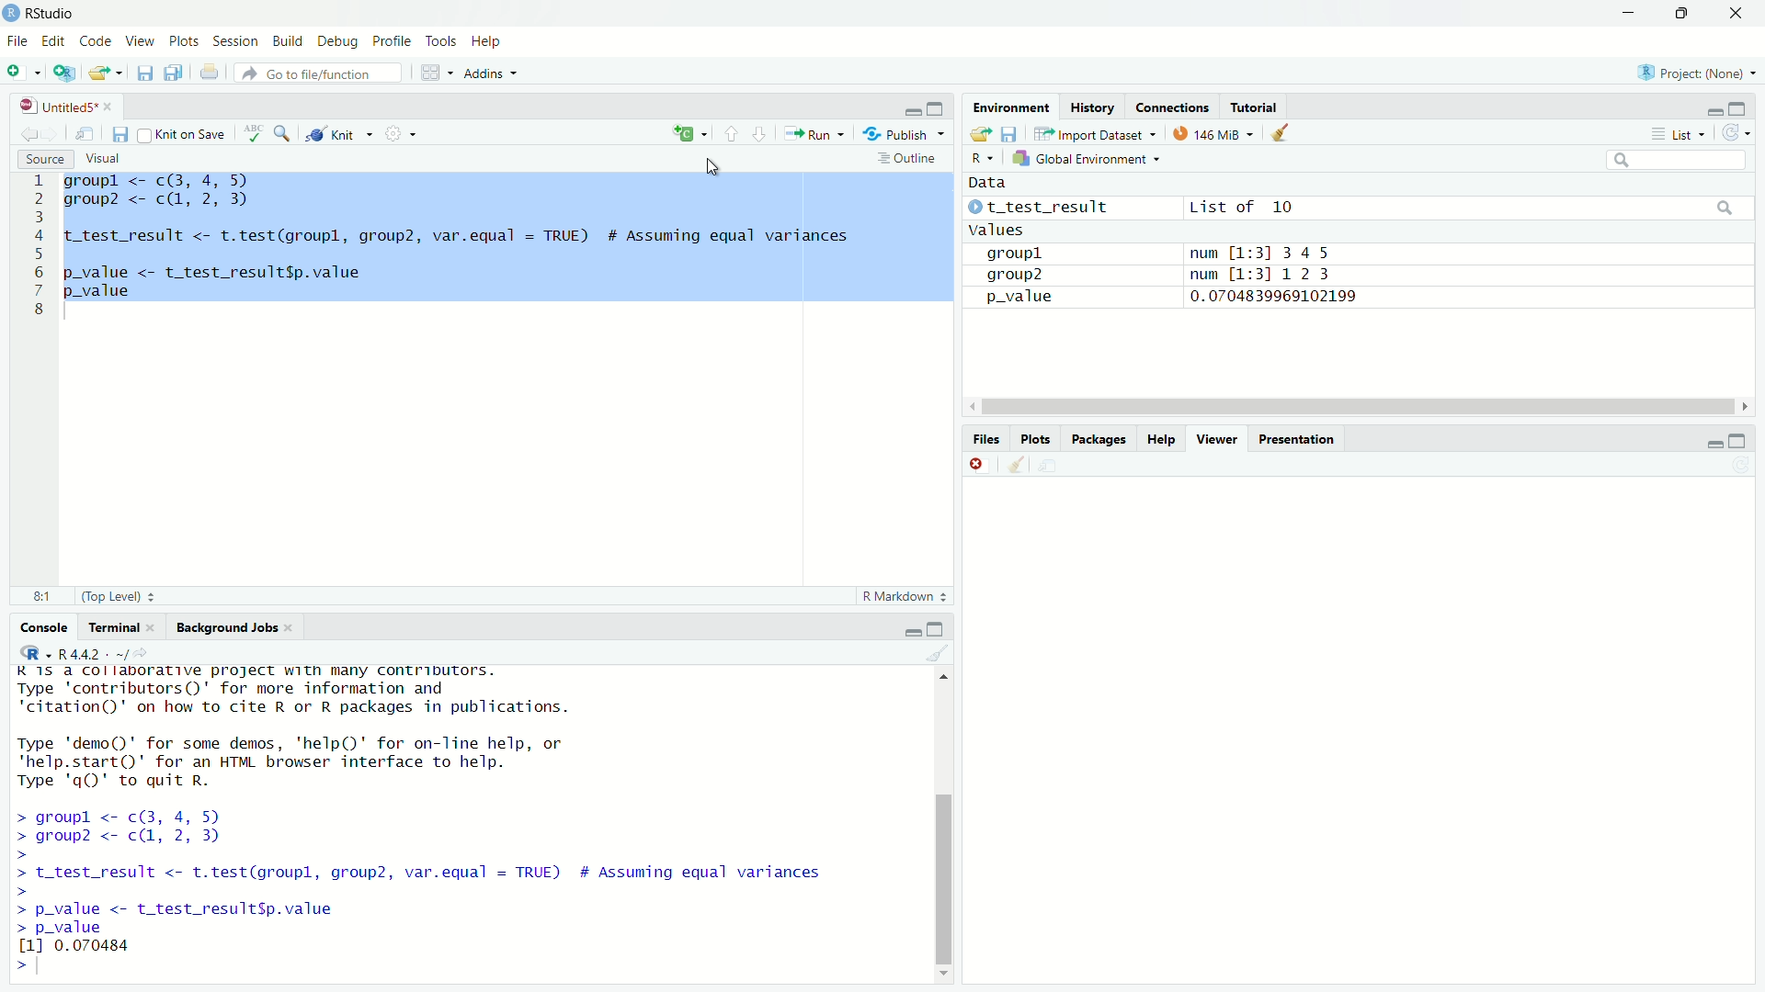  I want to click on Import dataset, so click(1095, 132).